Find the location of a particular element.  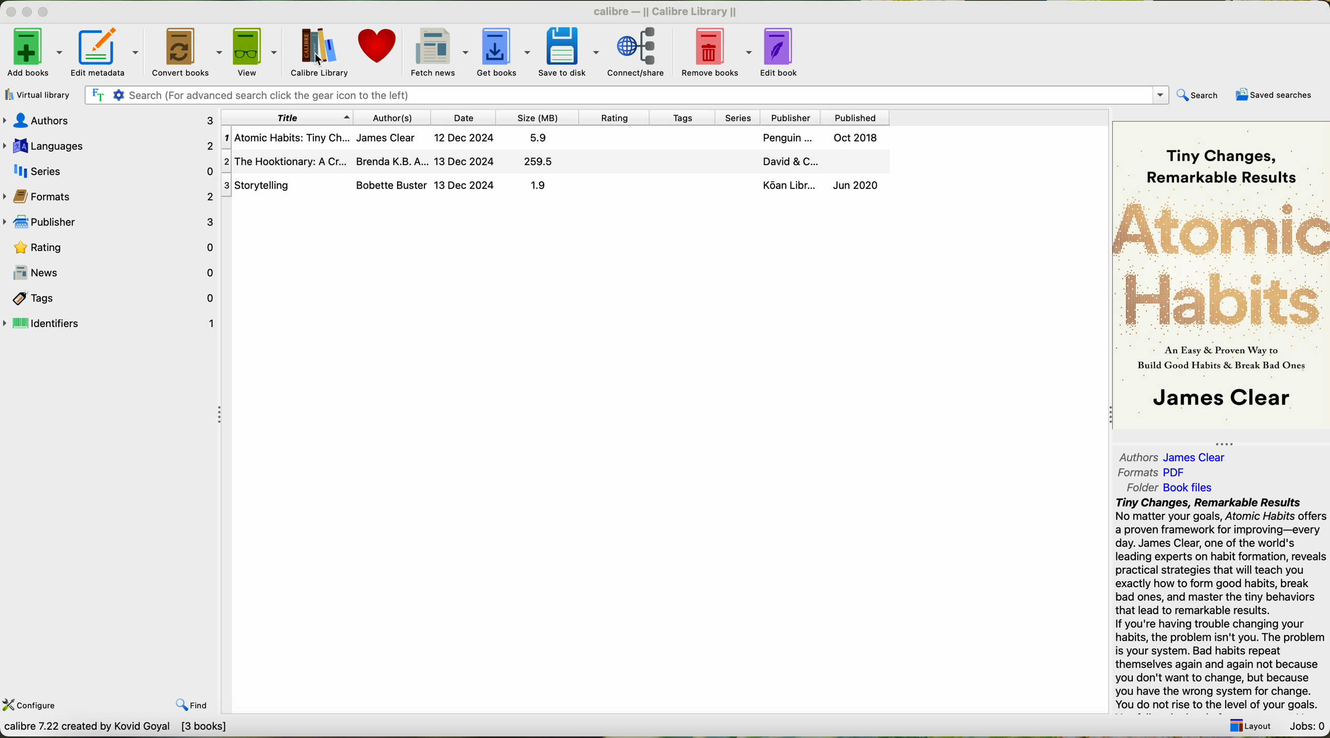

folder is located at coordinates (1141, 488).